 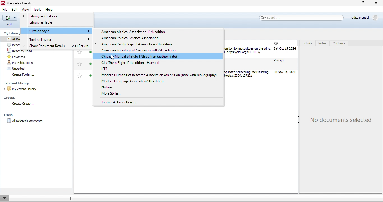 I want to click on journal year, so click(x=285, y=62).